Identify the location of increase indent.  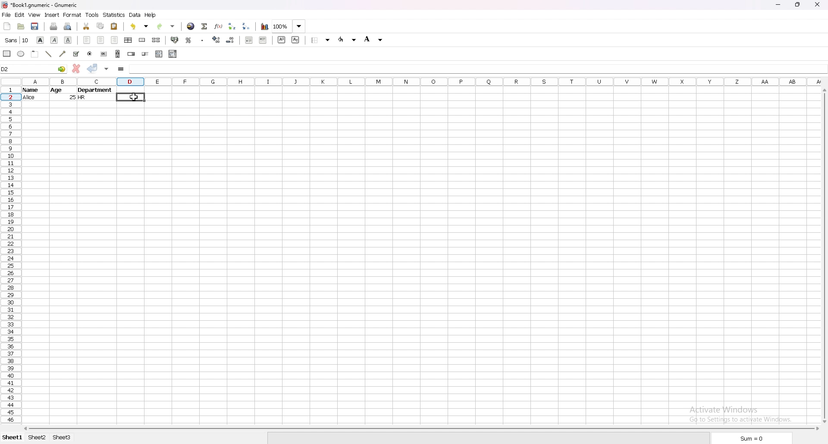
(263, 40).